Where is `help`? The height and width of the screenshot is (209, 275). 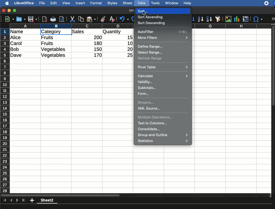
help is located at coordinates (188, 3).